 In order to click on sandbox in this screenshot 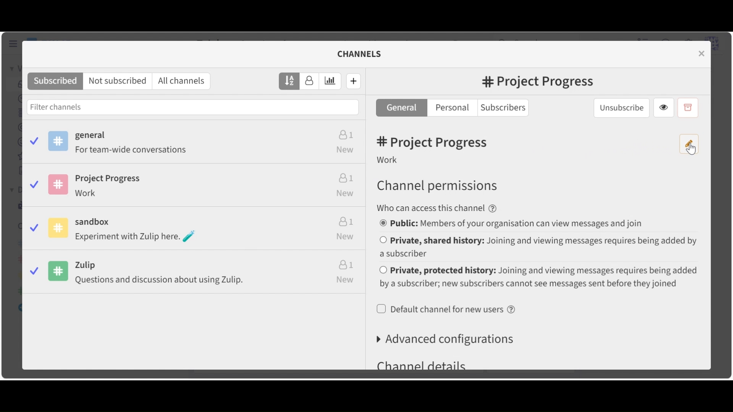, I will do `click(195, 229)`.